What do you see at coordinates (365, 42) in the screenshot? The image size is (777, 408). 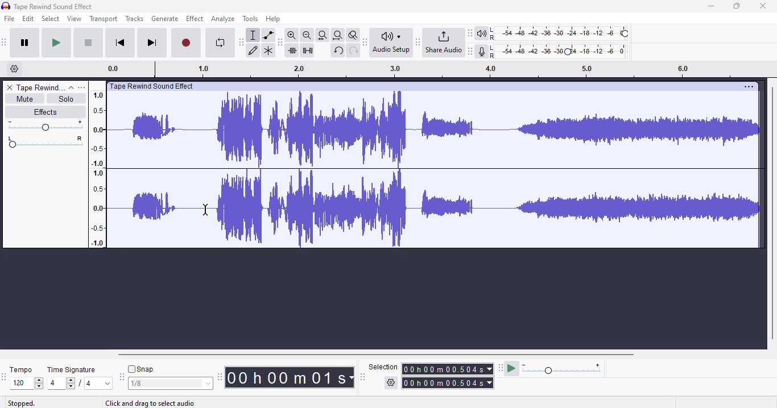 I see `audacity audio setup toolbar` at bounding box center [365, 42].